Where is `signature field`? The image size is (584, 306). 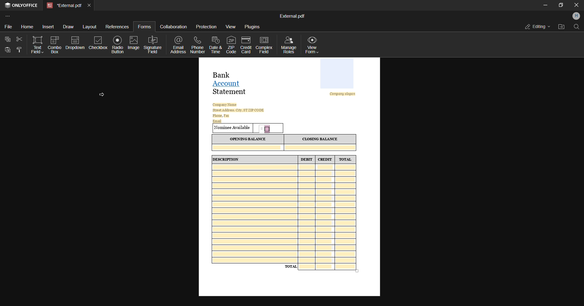
signature field is located at coordinates (153, 44).